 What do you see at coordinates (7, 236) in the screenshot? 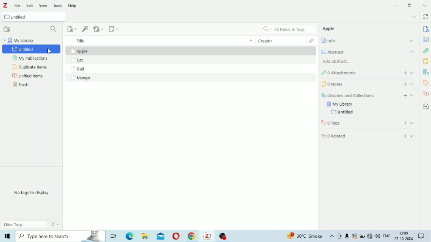
I see `start` at bounding box center [7, 236].